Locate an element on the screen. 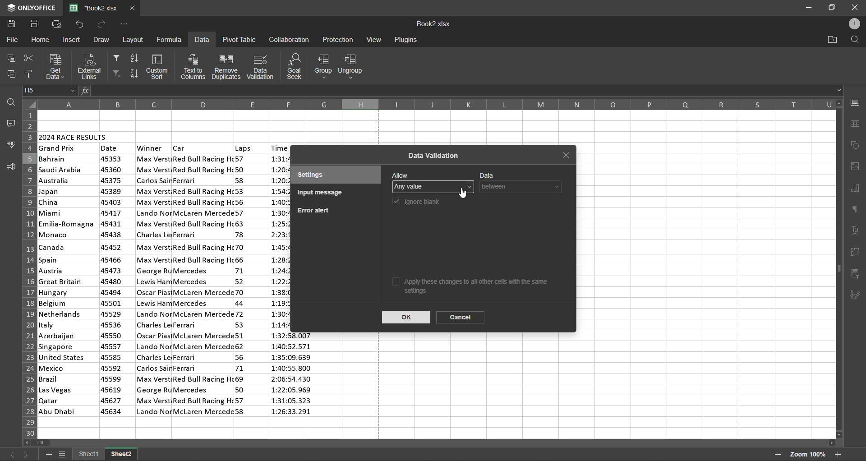 The height and width of the screenshot is (461, 866). open location is located at coordinates (833, 40).